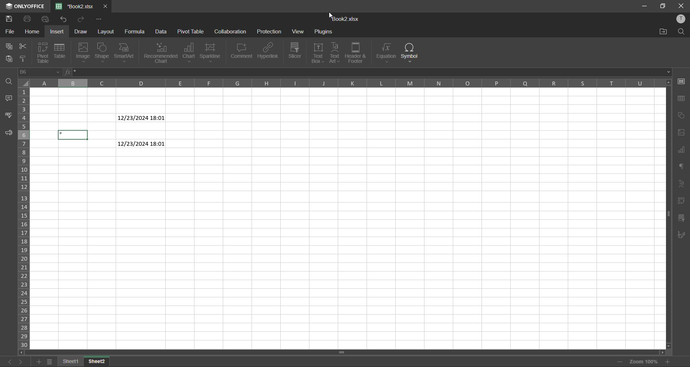 The image size is (690, 367). Describe the element at coordinates (297, 51) in the screenshot. I see `slicer` at that location.